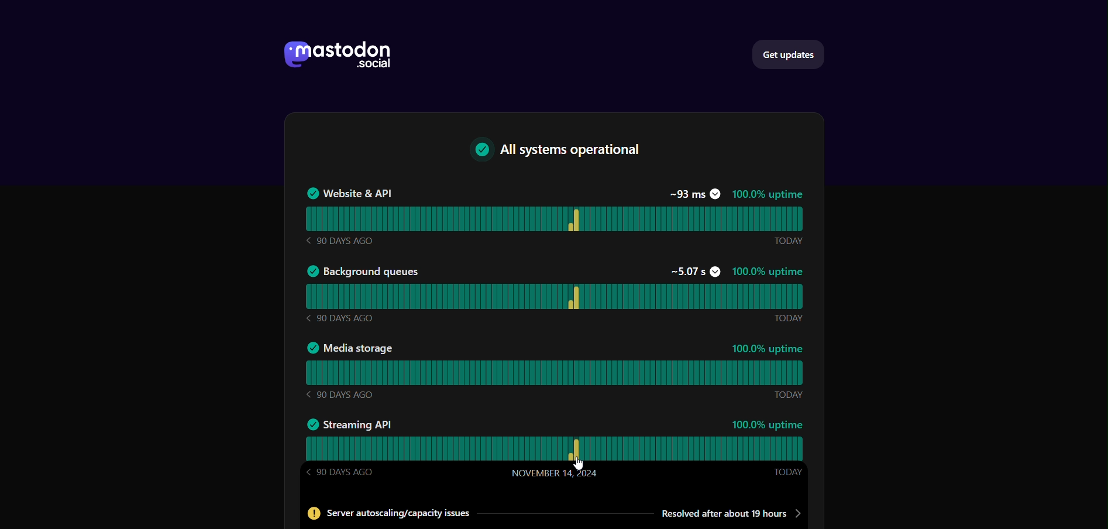  I want to click on text, so click(561, 152).